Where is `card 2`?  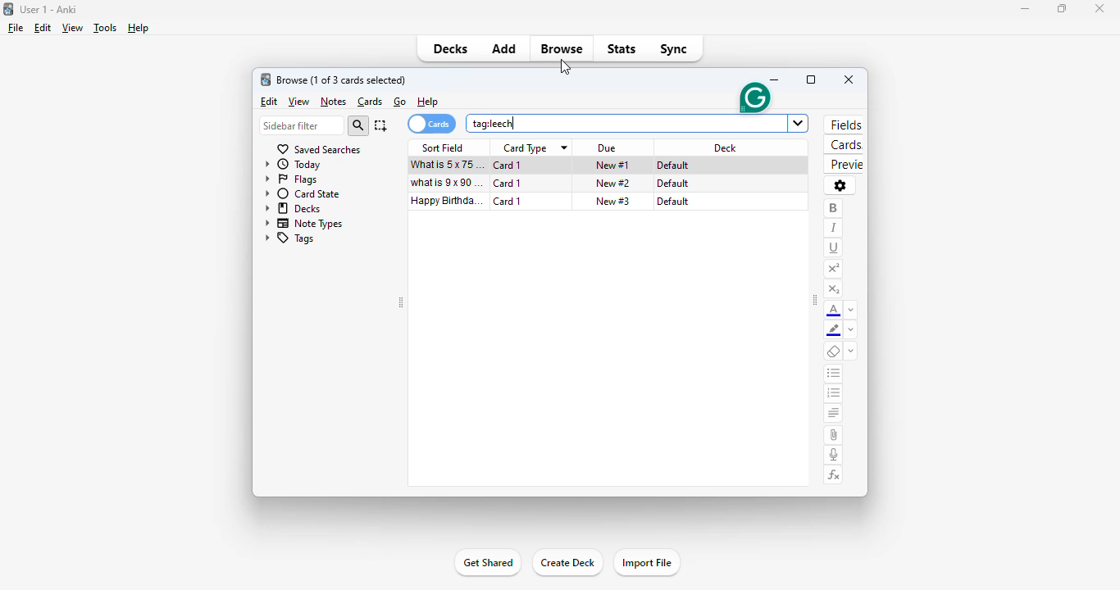
card 2 is located at coordinates (509, 202).